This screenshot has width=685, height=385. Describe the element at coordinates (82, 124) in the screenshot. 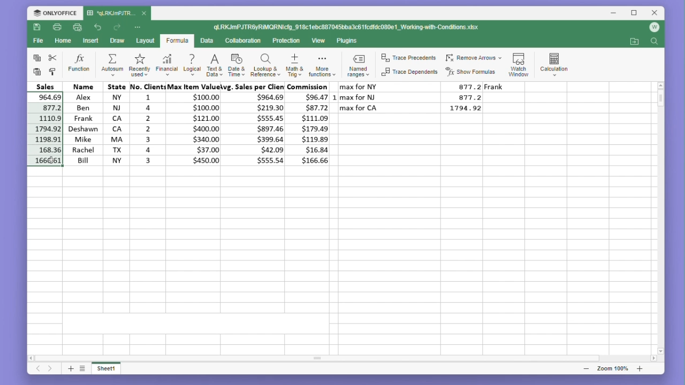

I see `Name Alex Ben Frank deshavn Mike Rache Bill` at that location.